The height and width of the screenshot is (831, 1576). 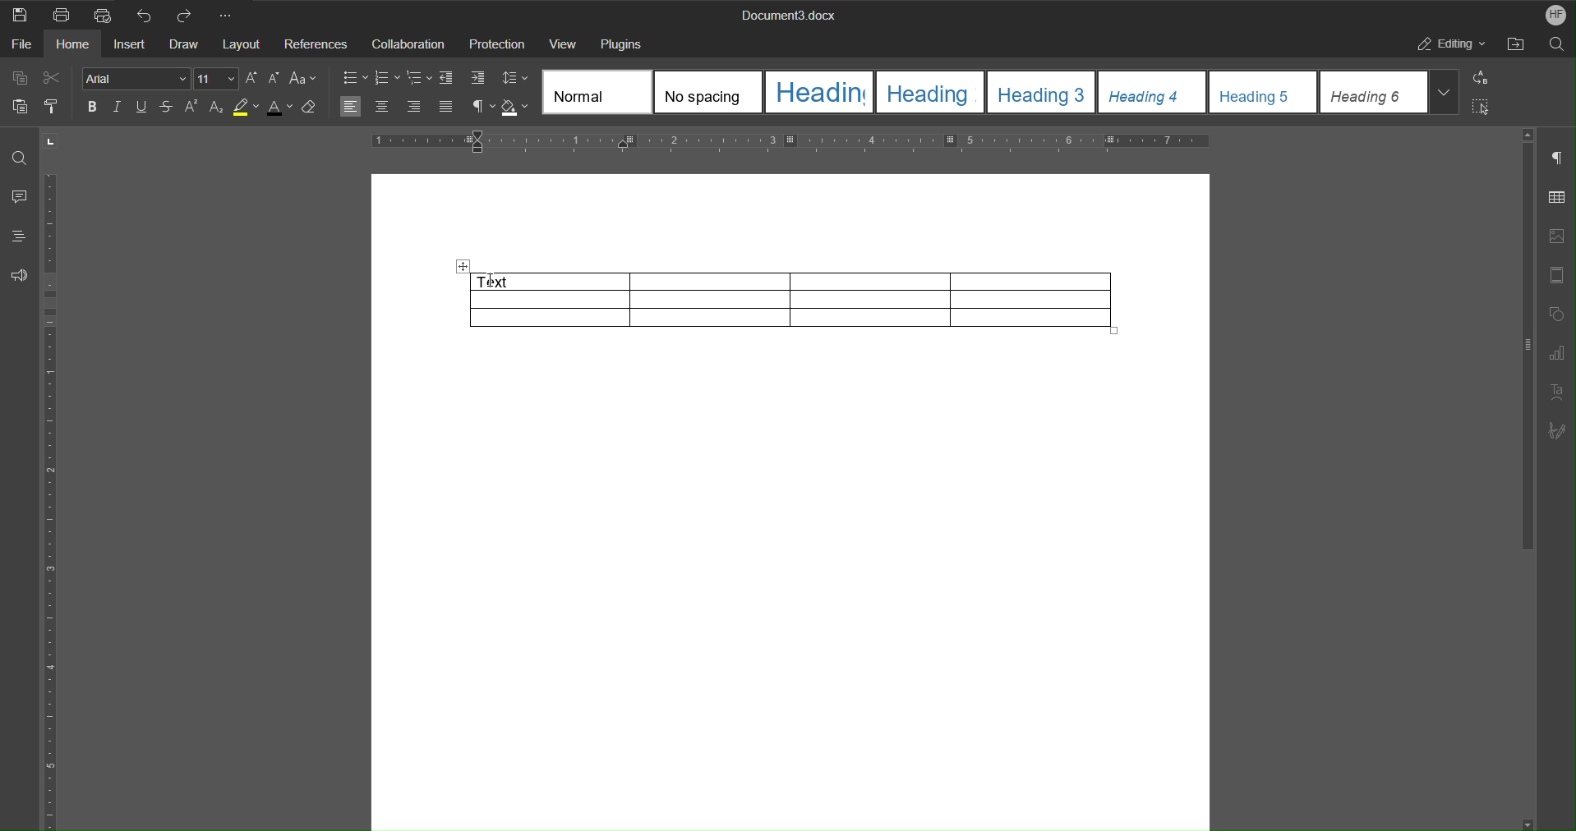 I want to click on Underline, so click(x=141, y=107).